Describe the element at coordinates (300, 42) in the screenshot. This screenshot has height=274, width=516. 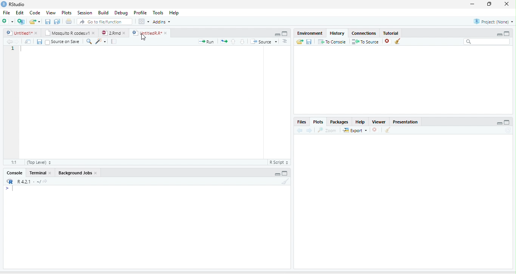
I see `Load history from an existing file` at that location.